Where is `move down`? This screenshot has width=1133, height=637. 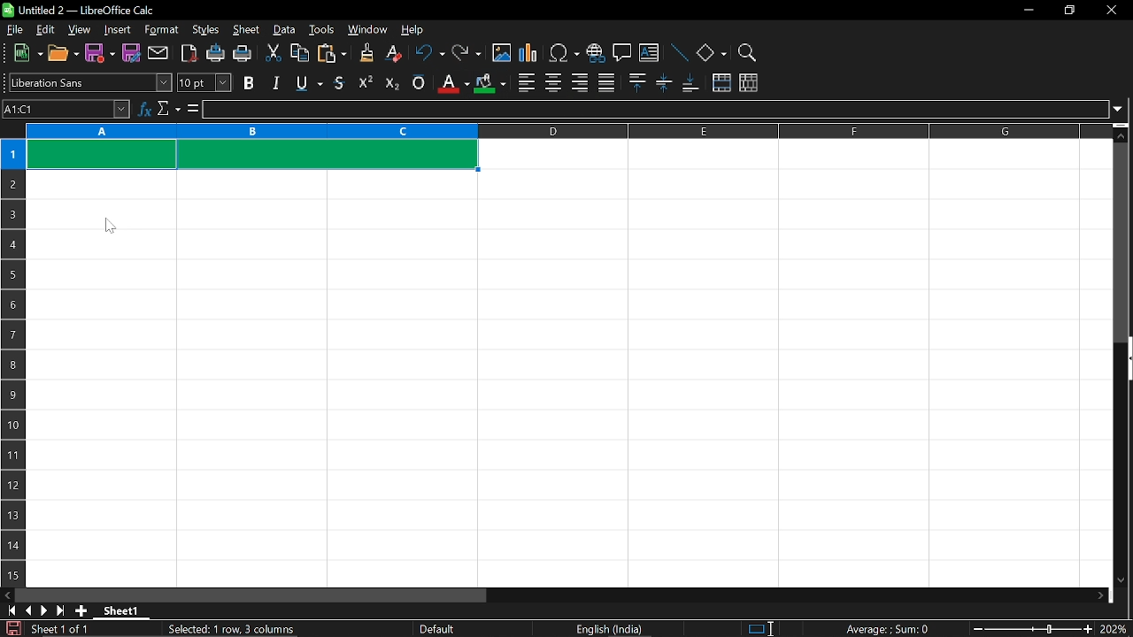
move down is located at coordinates (1124, 581).